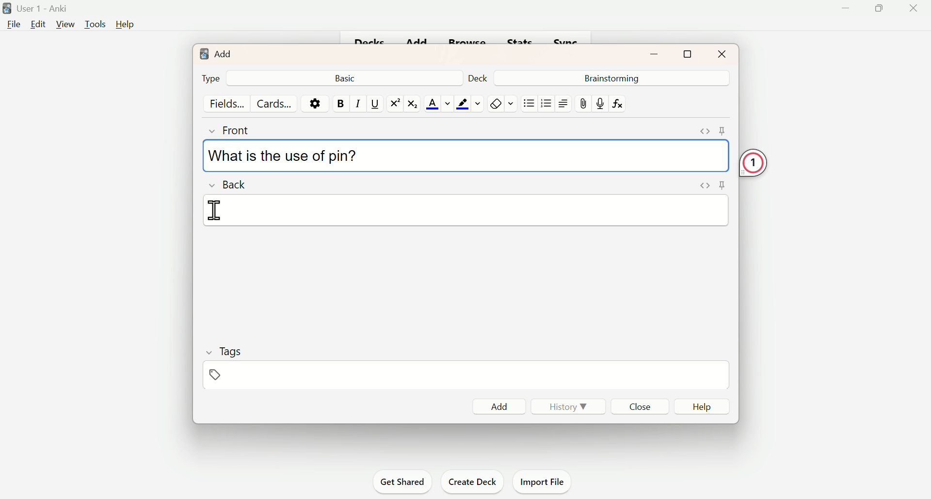 This screenshot has width=931, height=499. What do you see at coordinates (374, 103) in the screenshot?
I see `Underline` at bounding box center [374, 103].